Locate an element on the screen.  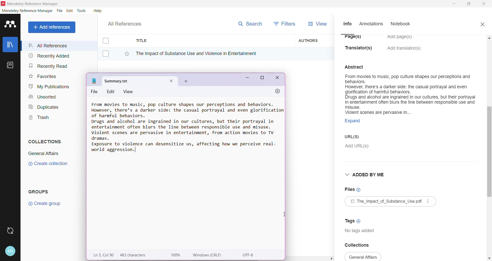
View is located at coordinates (129, 92).